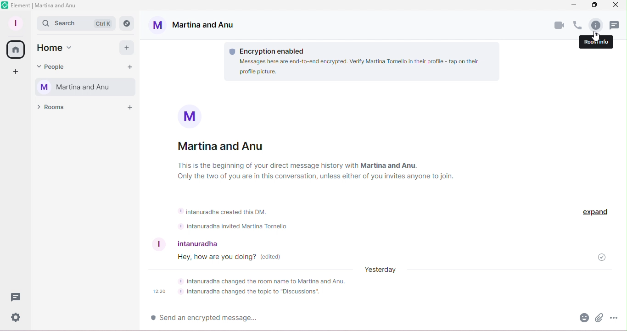  What do you see at coordinates (52, 110) in the screenshot?
I see `Rooms` at bounding box center [52, 110].